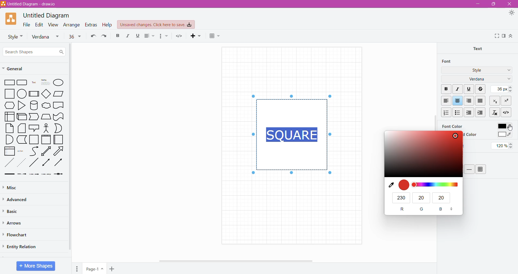 This screenshot has height=274, width=518. Describe the element at coordinates (469, 169) in the screenshot. I see `Insert Horizontal Line` at that location.